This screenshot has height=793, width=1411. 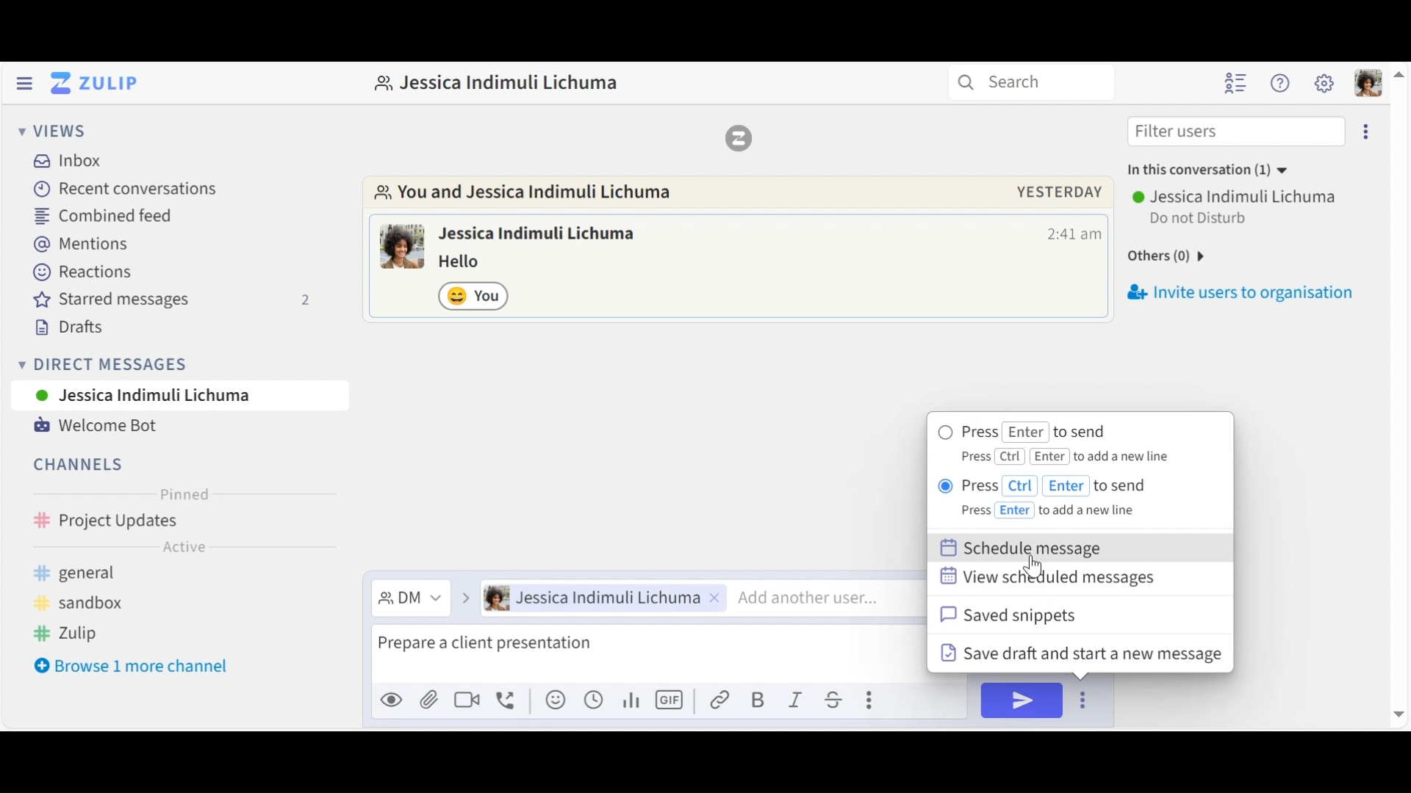 What do you see at coordinates (1038, 83) in the screenshot?
I see `Search` at bounding box center [1038, 83].